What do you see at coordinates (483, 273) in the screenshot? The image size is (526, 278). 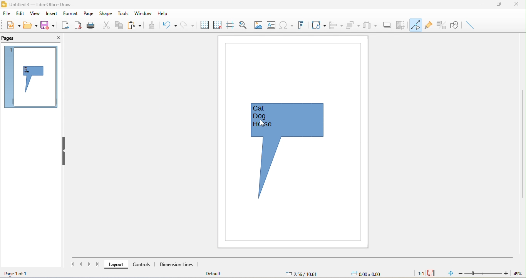 I see `zoom bar` at bounding box center [483, 273].